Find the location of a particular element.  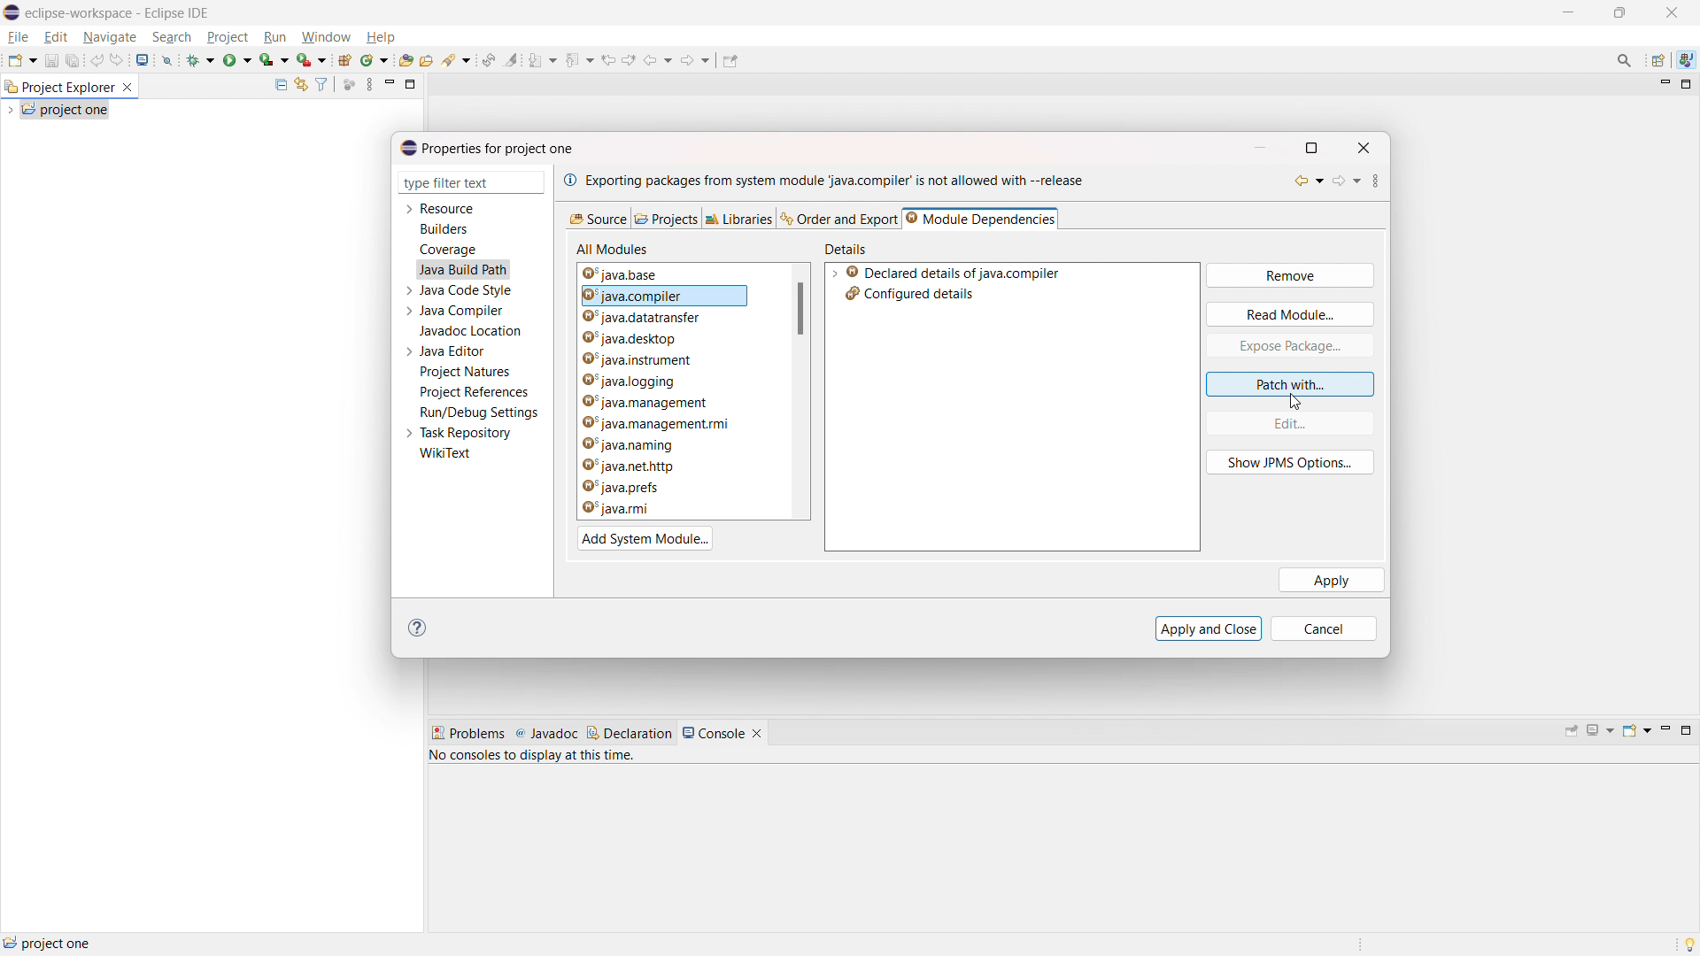

save is located at coordinates (51, 60).